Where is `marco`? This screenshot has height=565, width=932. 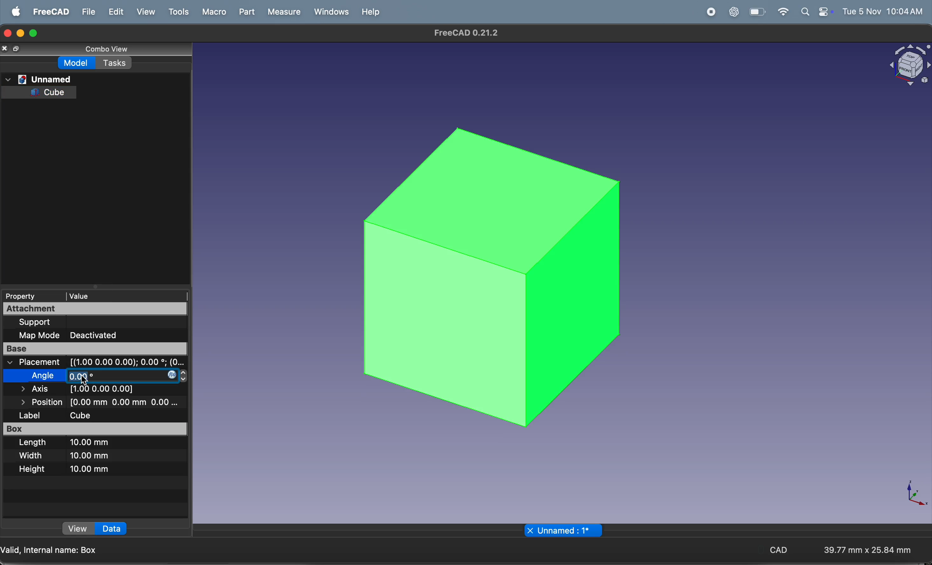 marco is located at coordinates (214, 11).